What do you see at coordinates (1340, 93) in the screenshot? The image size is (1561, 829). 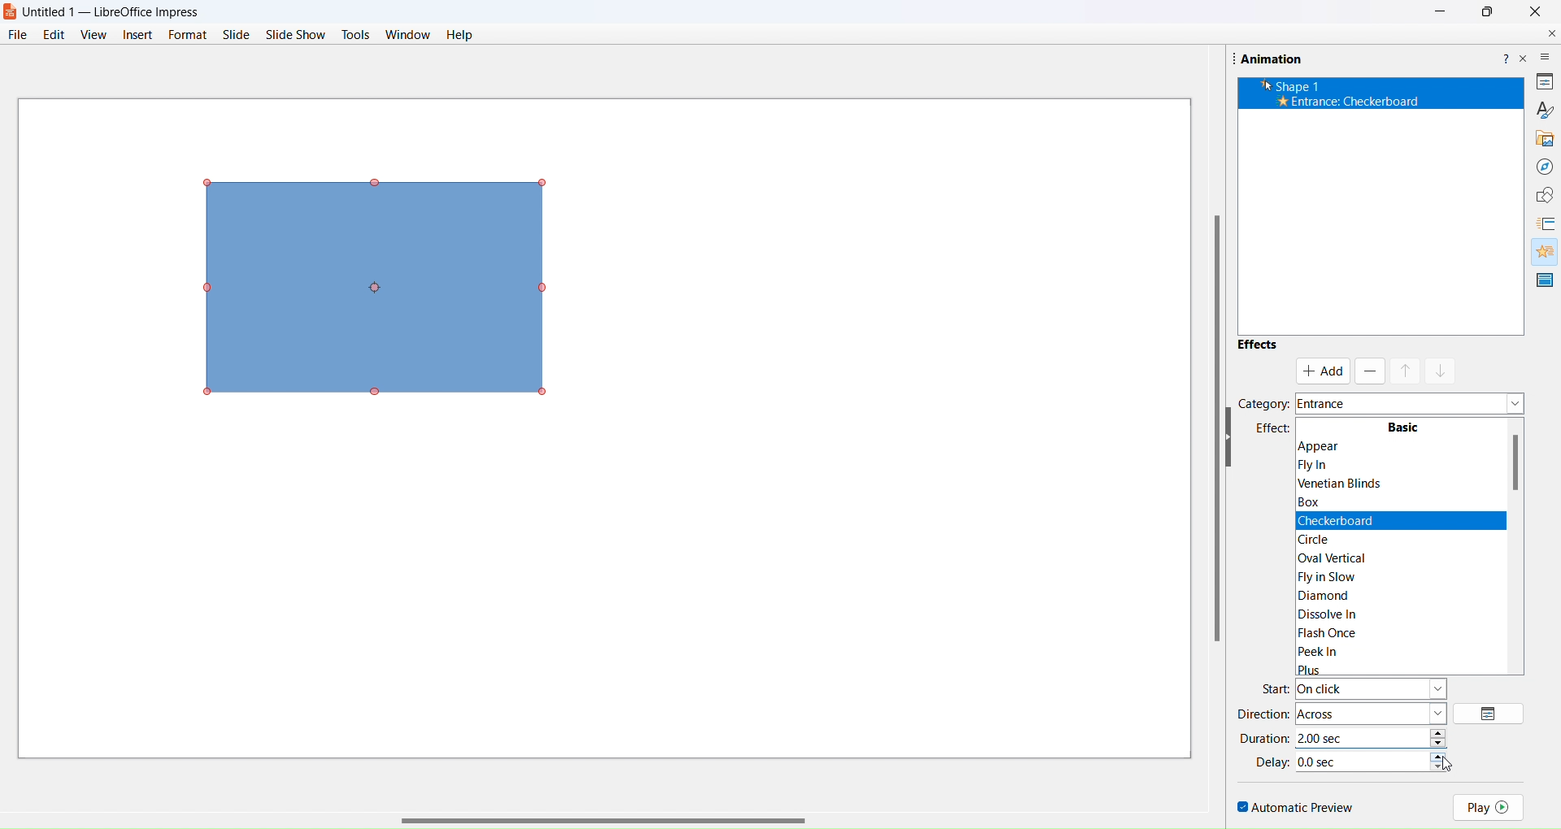 I see `’k Shape 1
* Entrance: Appear` at bounding box center [1340, 93].